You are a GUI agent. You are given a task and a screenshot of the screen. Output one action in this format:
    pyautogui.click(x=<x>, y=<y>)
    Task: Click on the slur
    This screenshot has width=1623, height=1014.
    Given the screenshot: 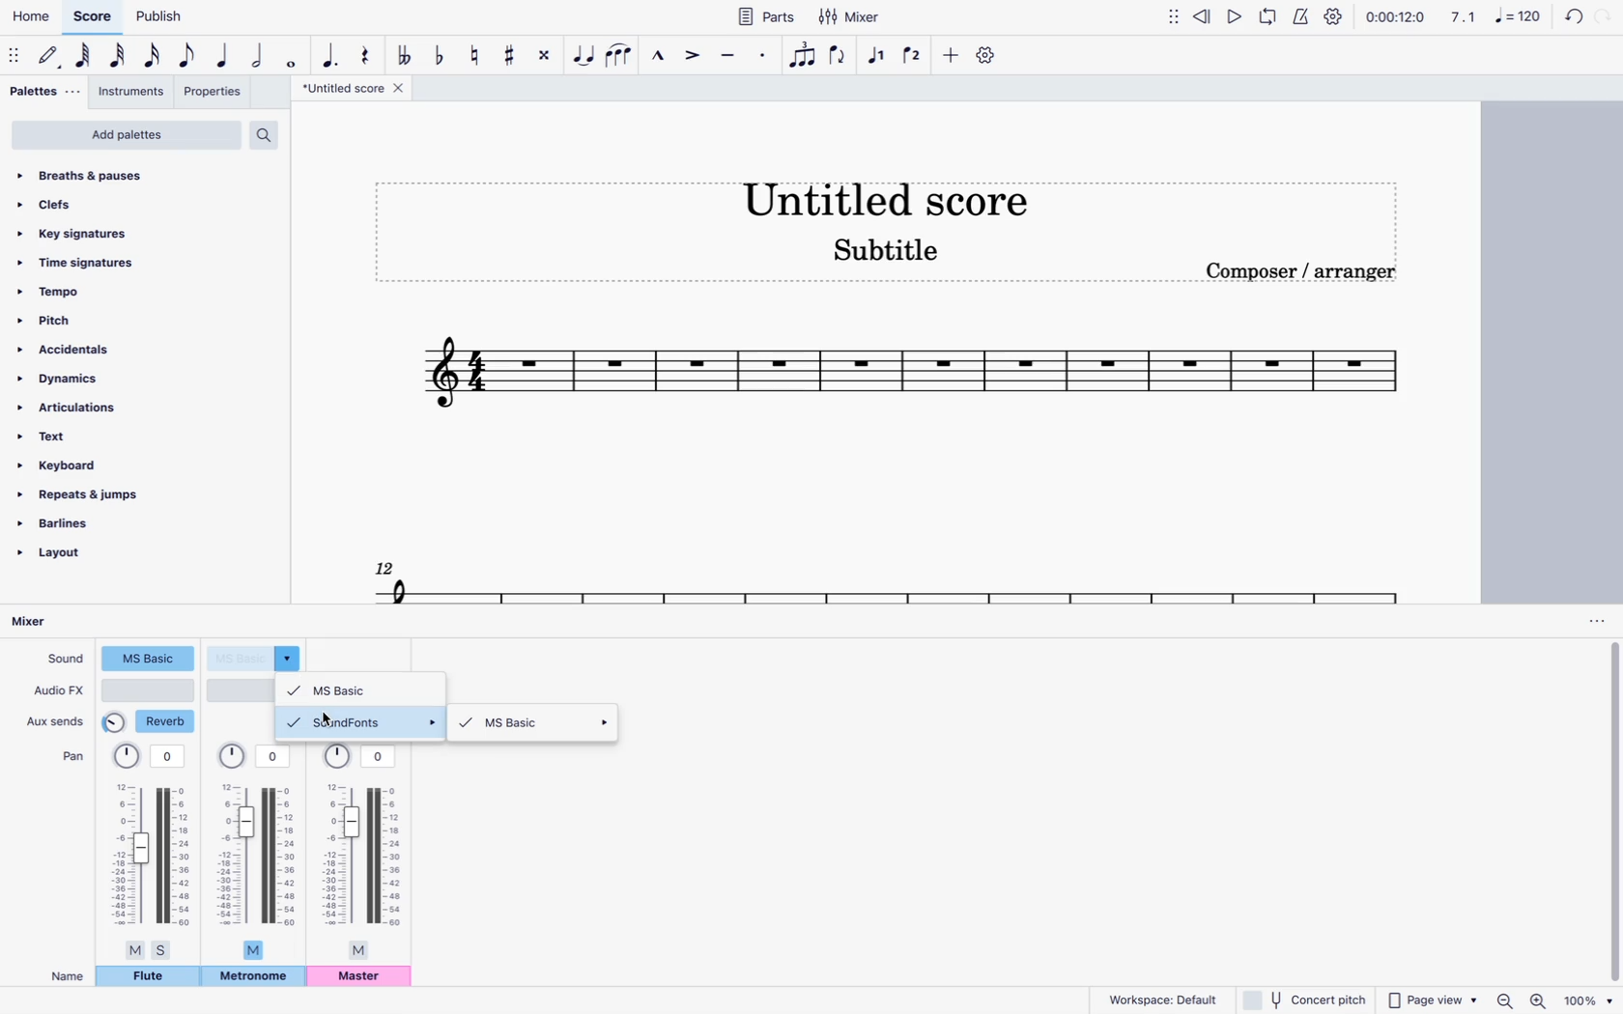 What is the action you would take?
    pyautogui.click(x=624, y=56)
    